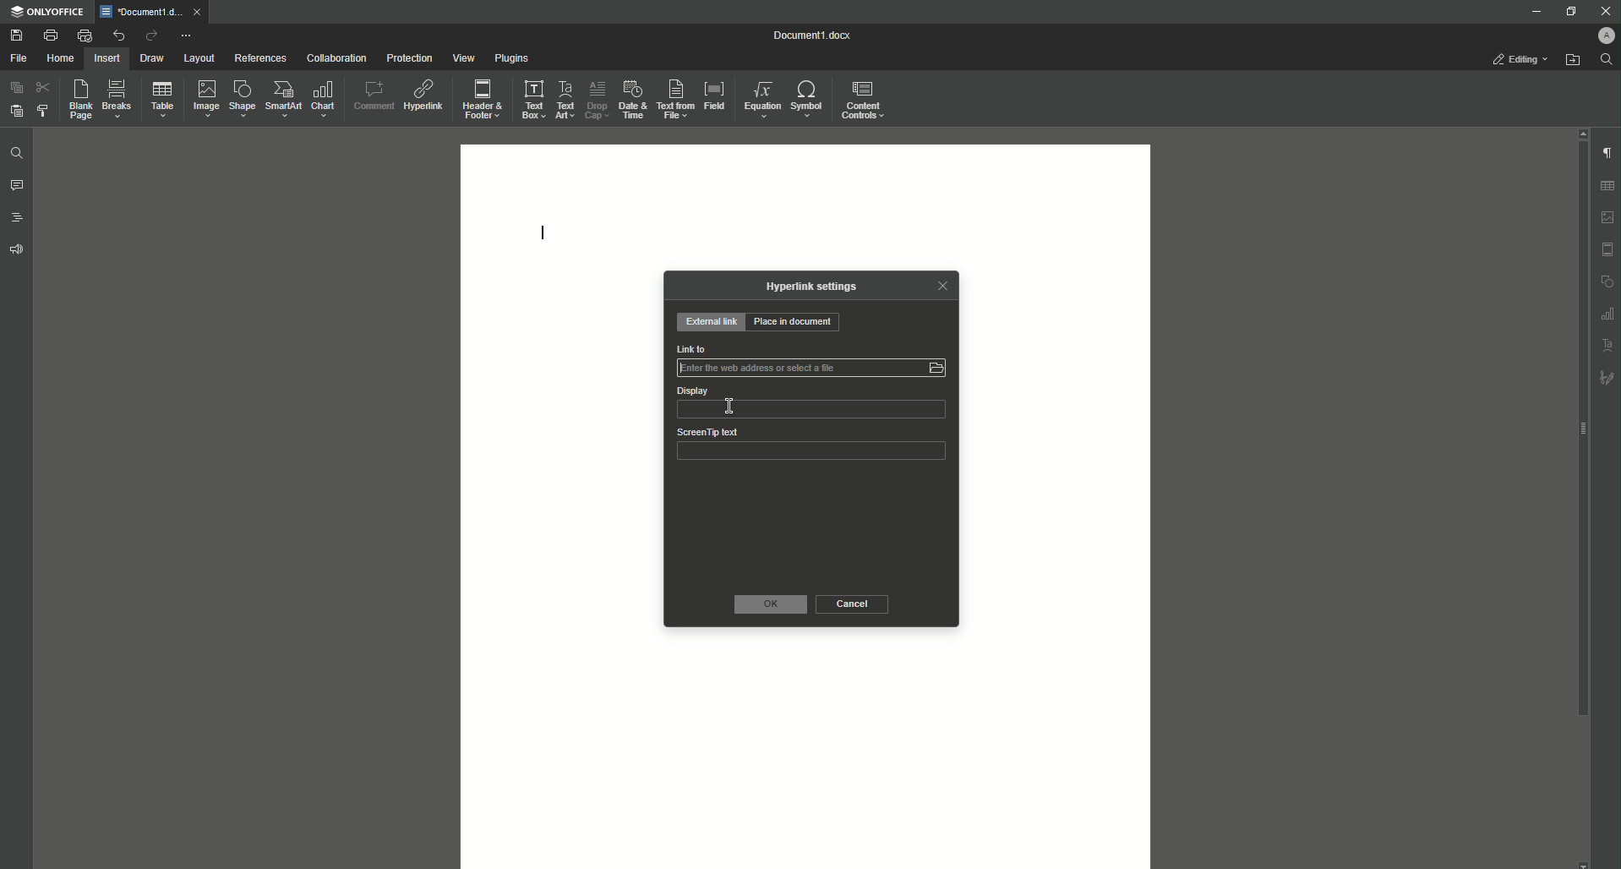 The height and width of the screenshot is (869, 1621). What do you see at coordinates (1585, 864) in the screenshot?
I see `scroll down` at bounding box center [1585, 864].